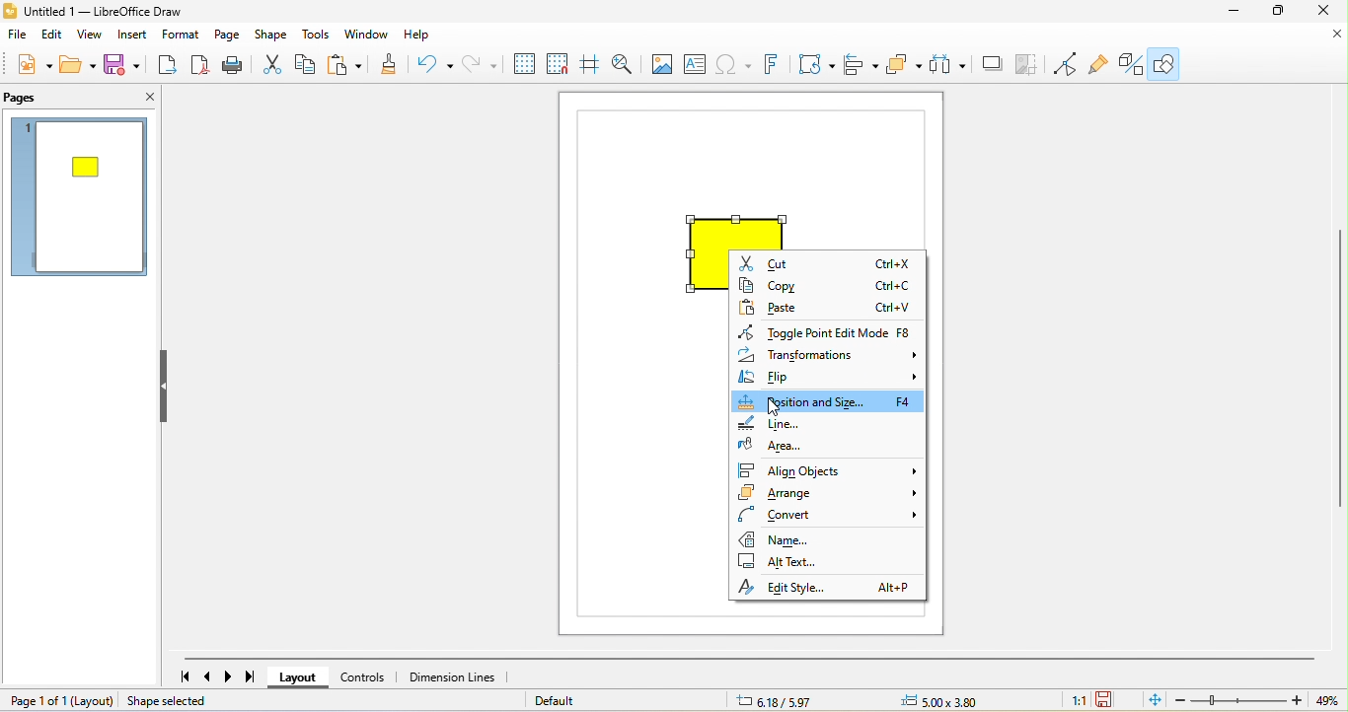  What do you see at coordinates (138, 96) in the screenshot?
I see `close` at bounding box center [138, 96].